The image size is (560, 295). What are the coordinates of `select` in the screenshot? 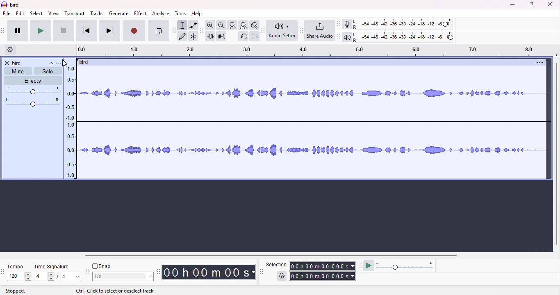 It's located at (37, 14).